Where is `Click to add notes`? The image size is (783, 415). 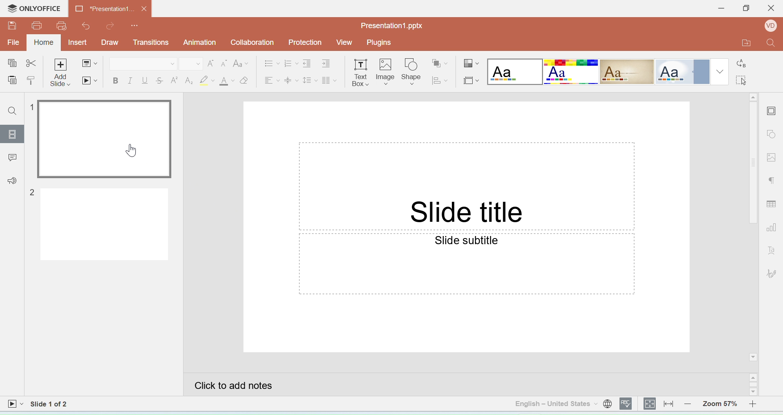
Click to add notes is located at coordinates (466, 384).